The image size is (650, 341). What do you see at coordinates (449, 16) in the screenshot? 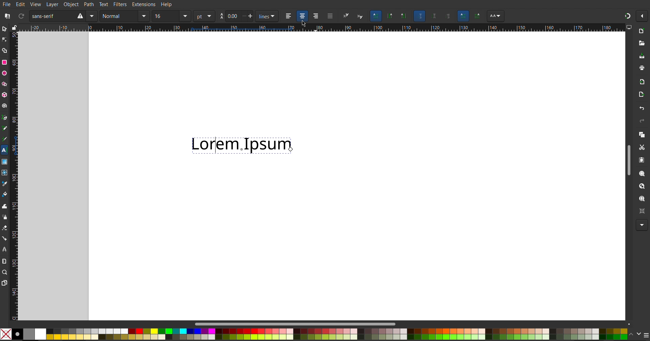
I see `Sideways glyph orientation` at bounding box center [449, 16].